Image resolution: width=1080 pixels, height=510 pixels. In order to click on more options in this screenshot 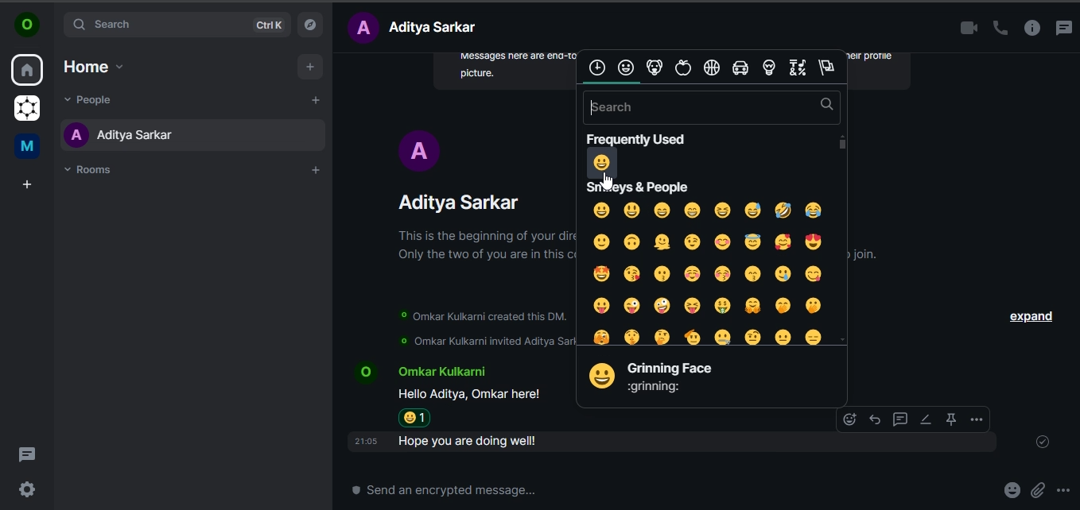, I will do `click(1064, 491)`.